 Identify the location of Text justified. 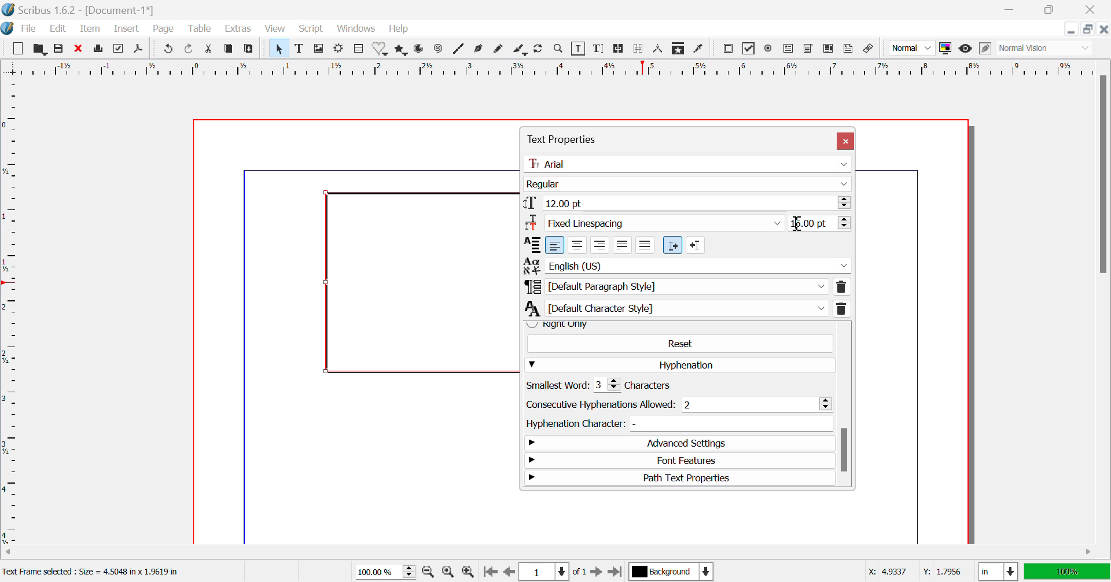
(622, 245).